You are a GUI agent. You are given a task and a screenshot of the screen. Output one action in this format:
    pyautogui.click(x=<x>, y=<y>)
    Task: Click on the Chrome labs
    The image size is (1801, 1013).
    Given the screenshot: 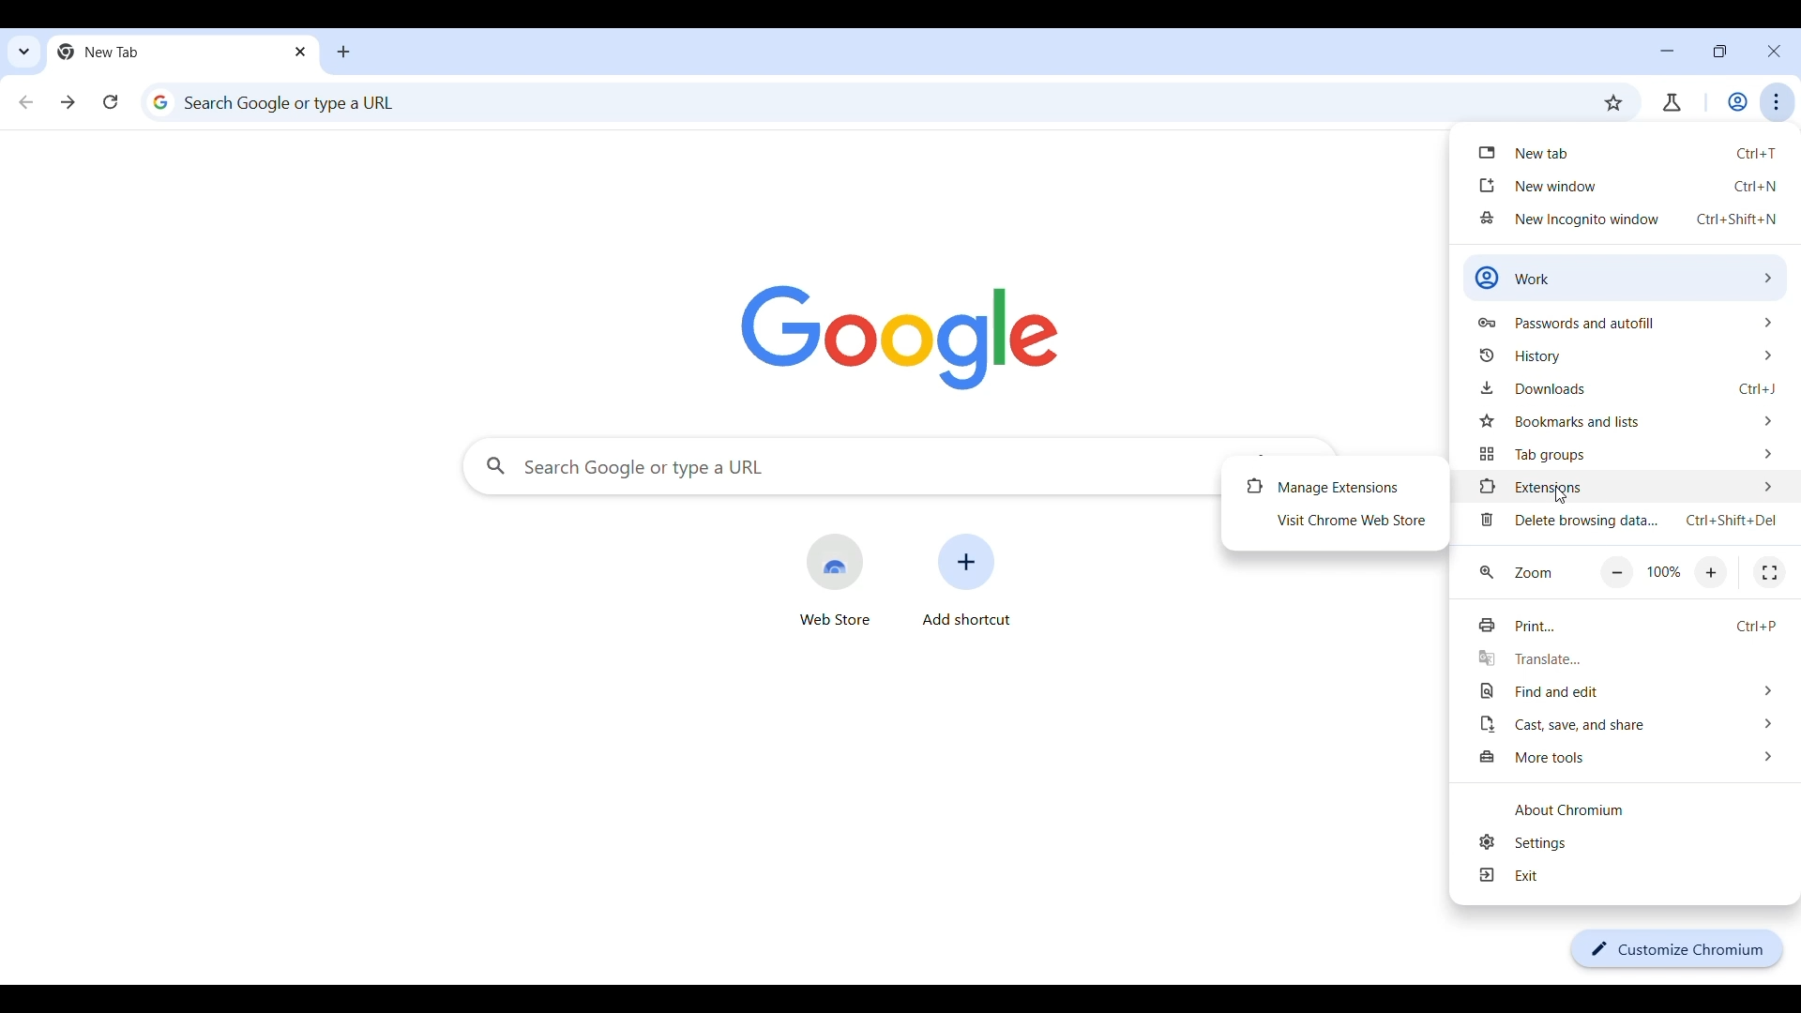 What is the action you would take?
    pyautogui.click(x=1671, y=102)
    